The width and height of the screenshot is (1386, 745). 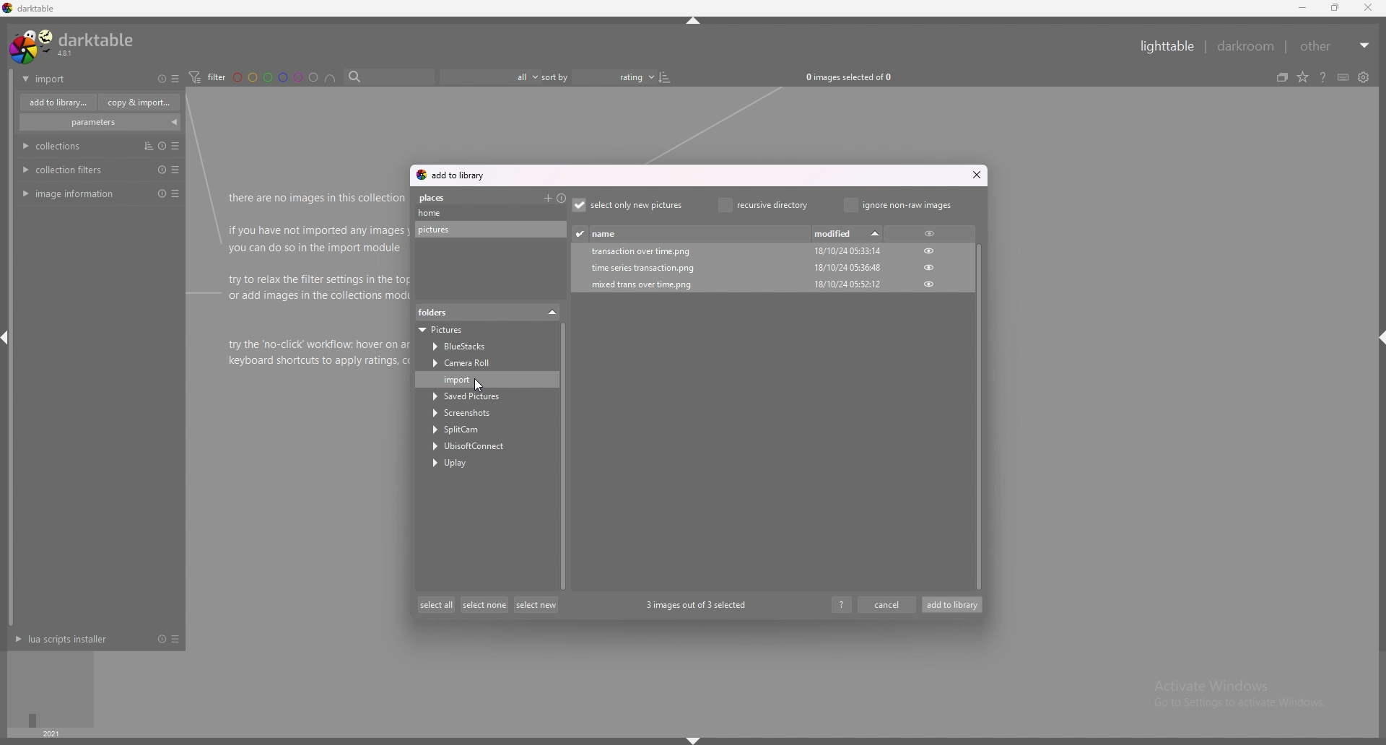 I want to click on help, so click(x=842, y=604).